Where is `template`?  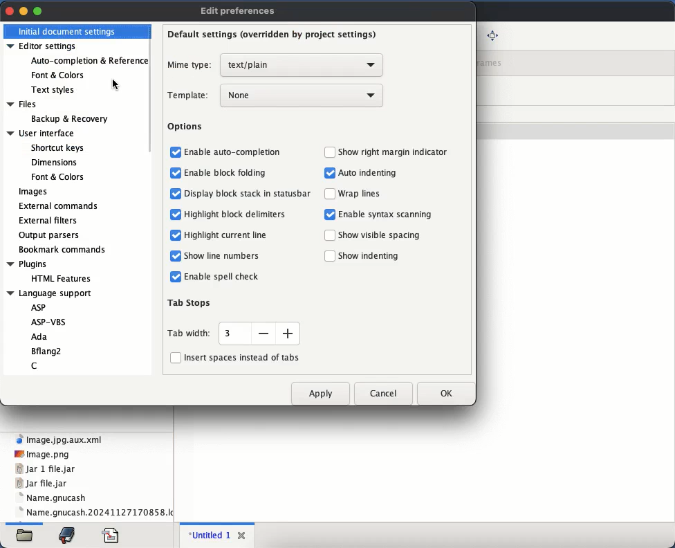
template is located at coordinates (189, 95).